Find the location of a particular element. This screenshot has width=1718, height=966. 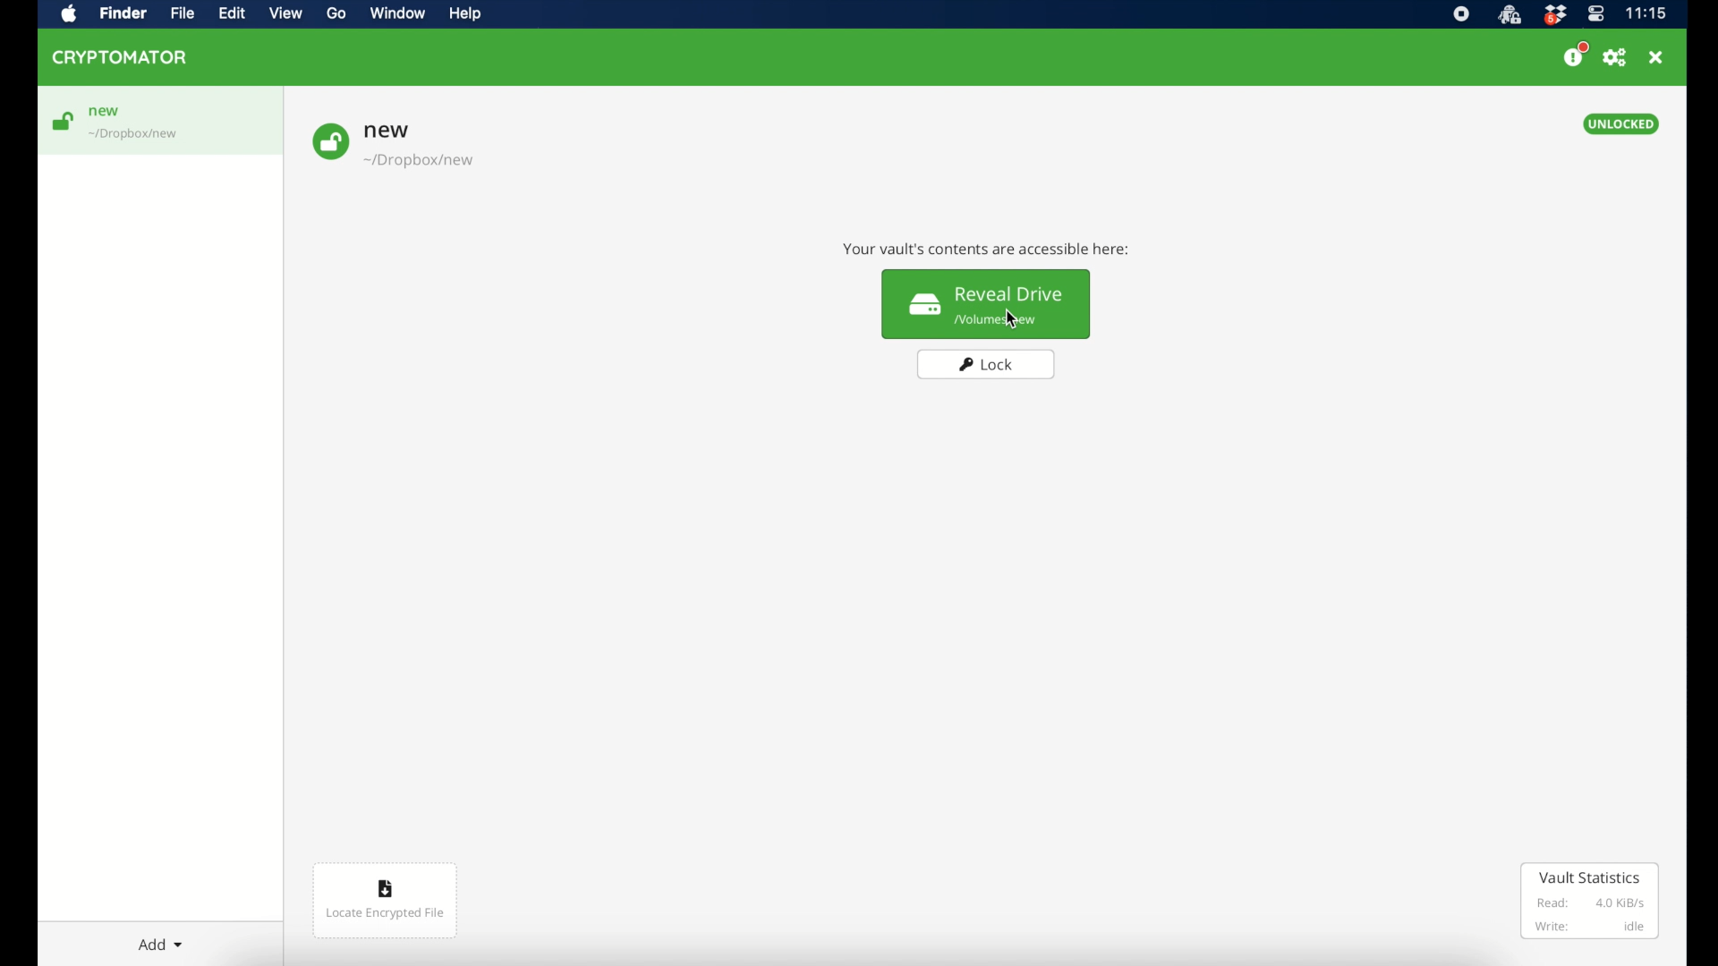

add dropdown  is located at coordinates (160, 945).